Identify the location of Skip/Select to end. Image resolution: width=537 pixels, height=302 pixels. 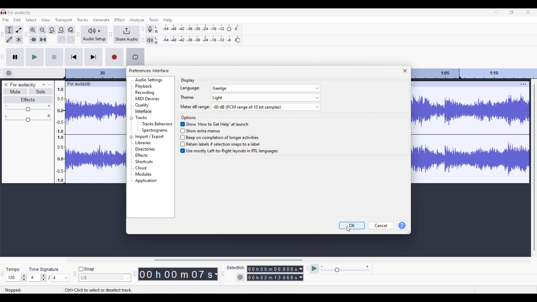
(94, 57).